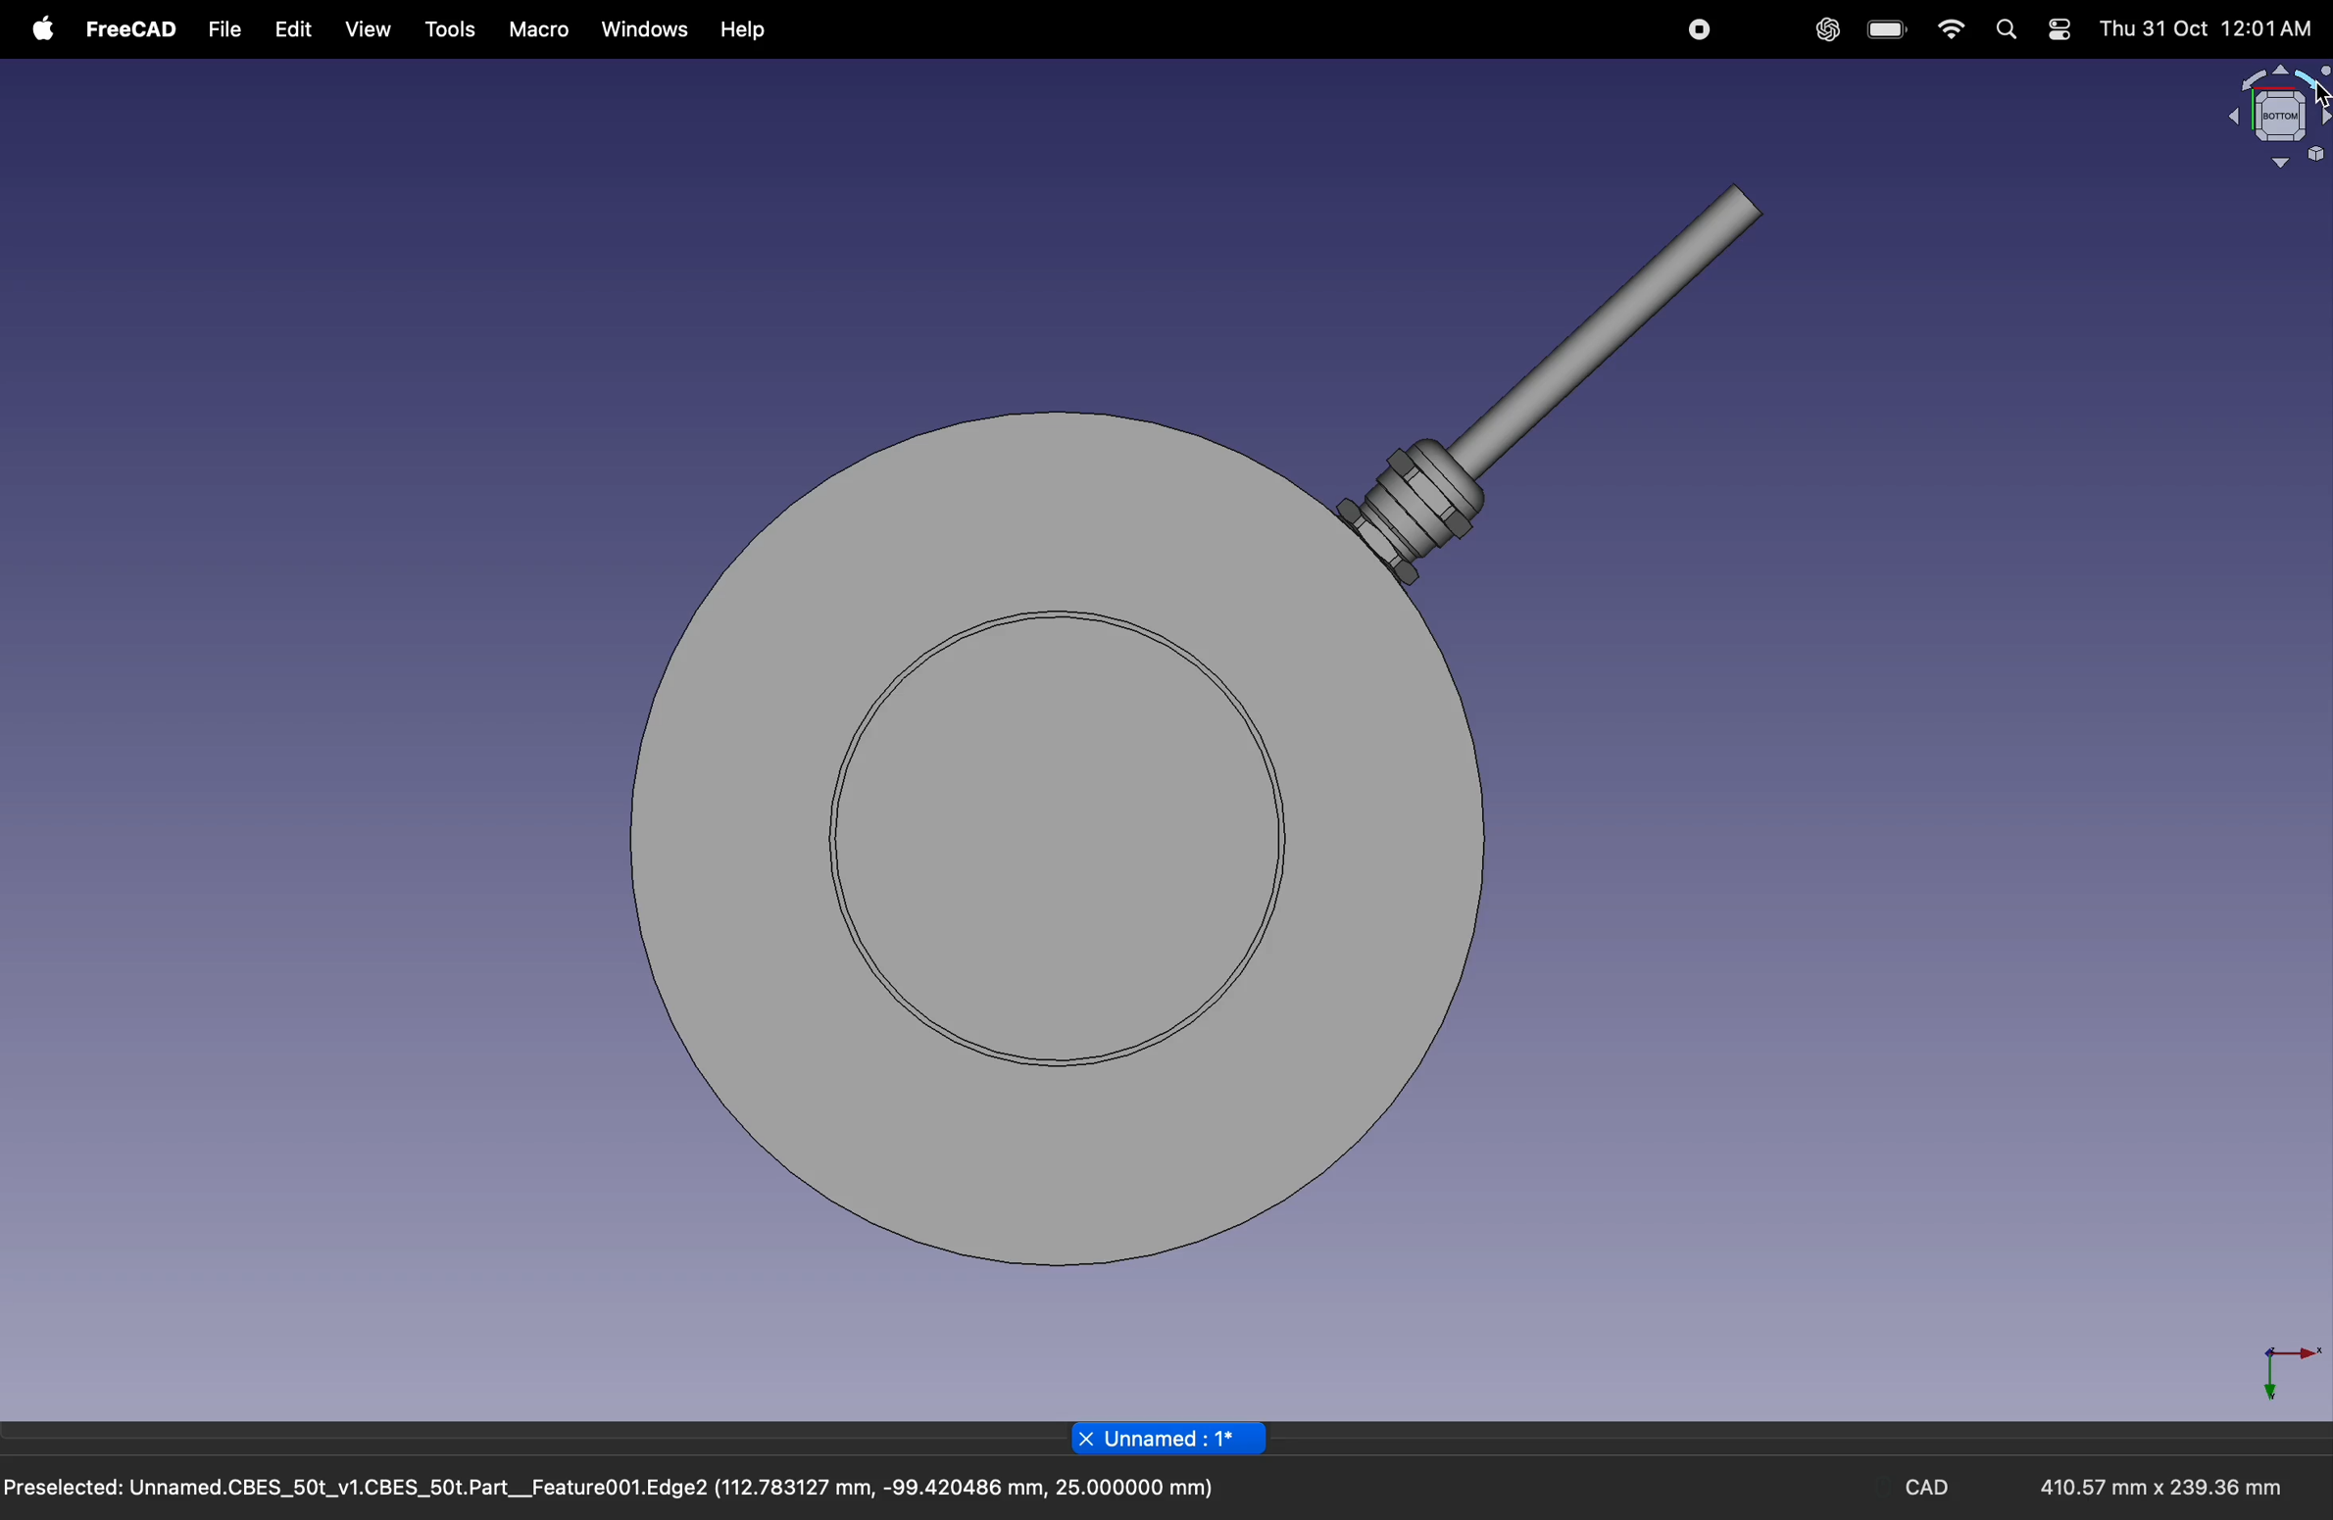 Image resolution: width=2333 pixels, height=1520 pixels. I want to click on settings, so click(2060, 32).